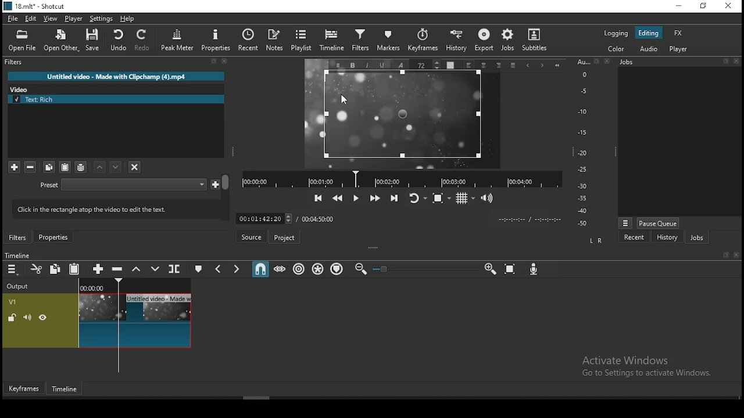 Image resolution: width=744 pixels, height=418 pixels. I want to click on Video, so click(22, 88).